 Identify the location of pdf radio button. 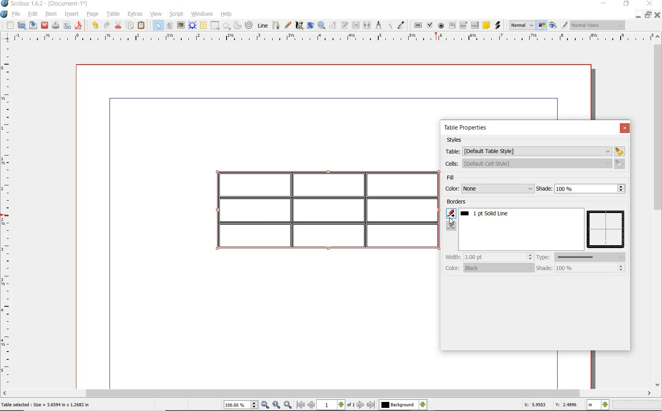
(441, 26).